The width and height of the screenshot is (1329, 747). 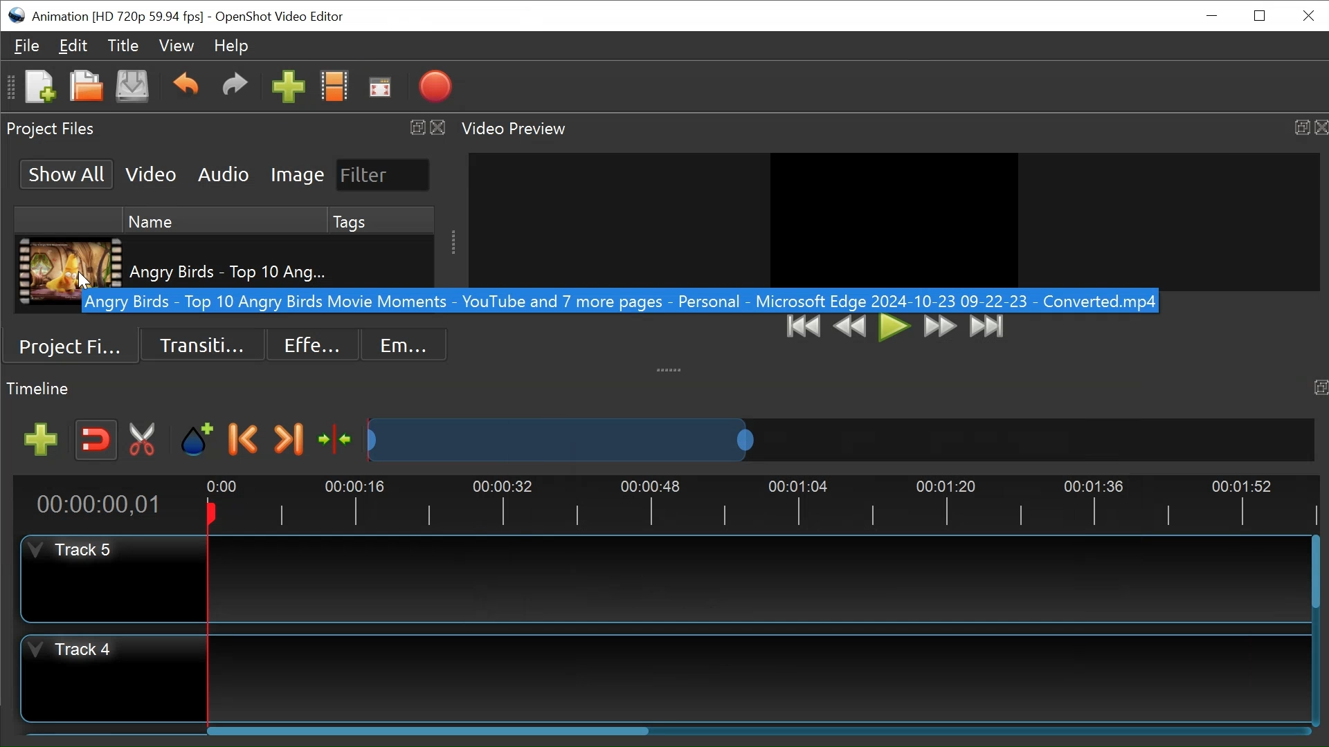 I want to click on Import Files, so click(x=287, y=86).